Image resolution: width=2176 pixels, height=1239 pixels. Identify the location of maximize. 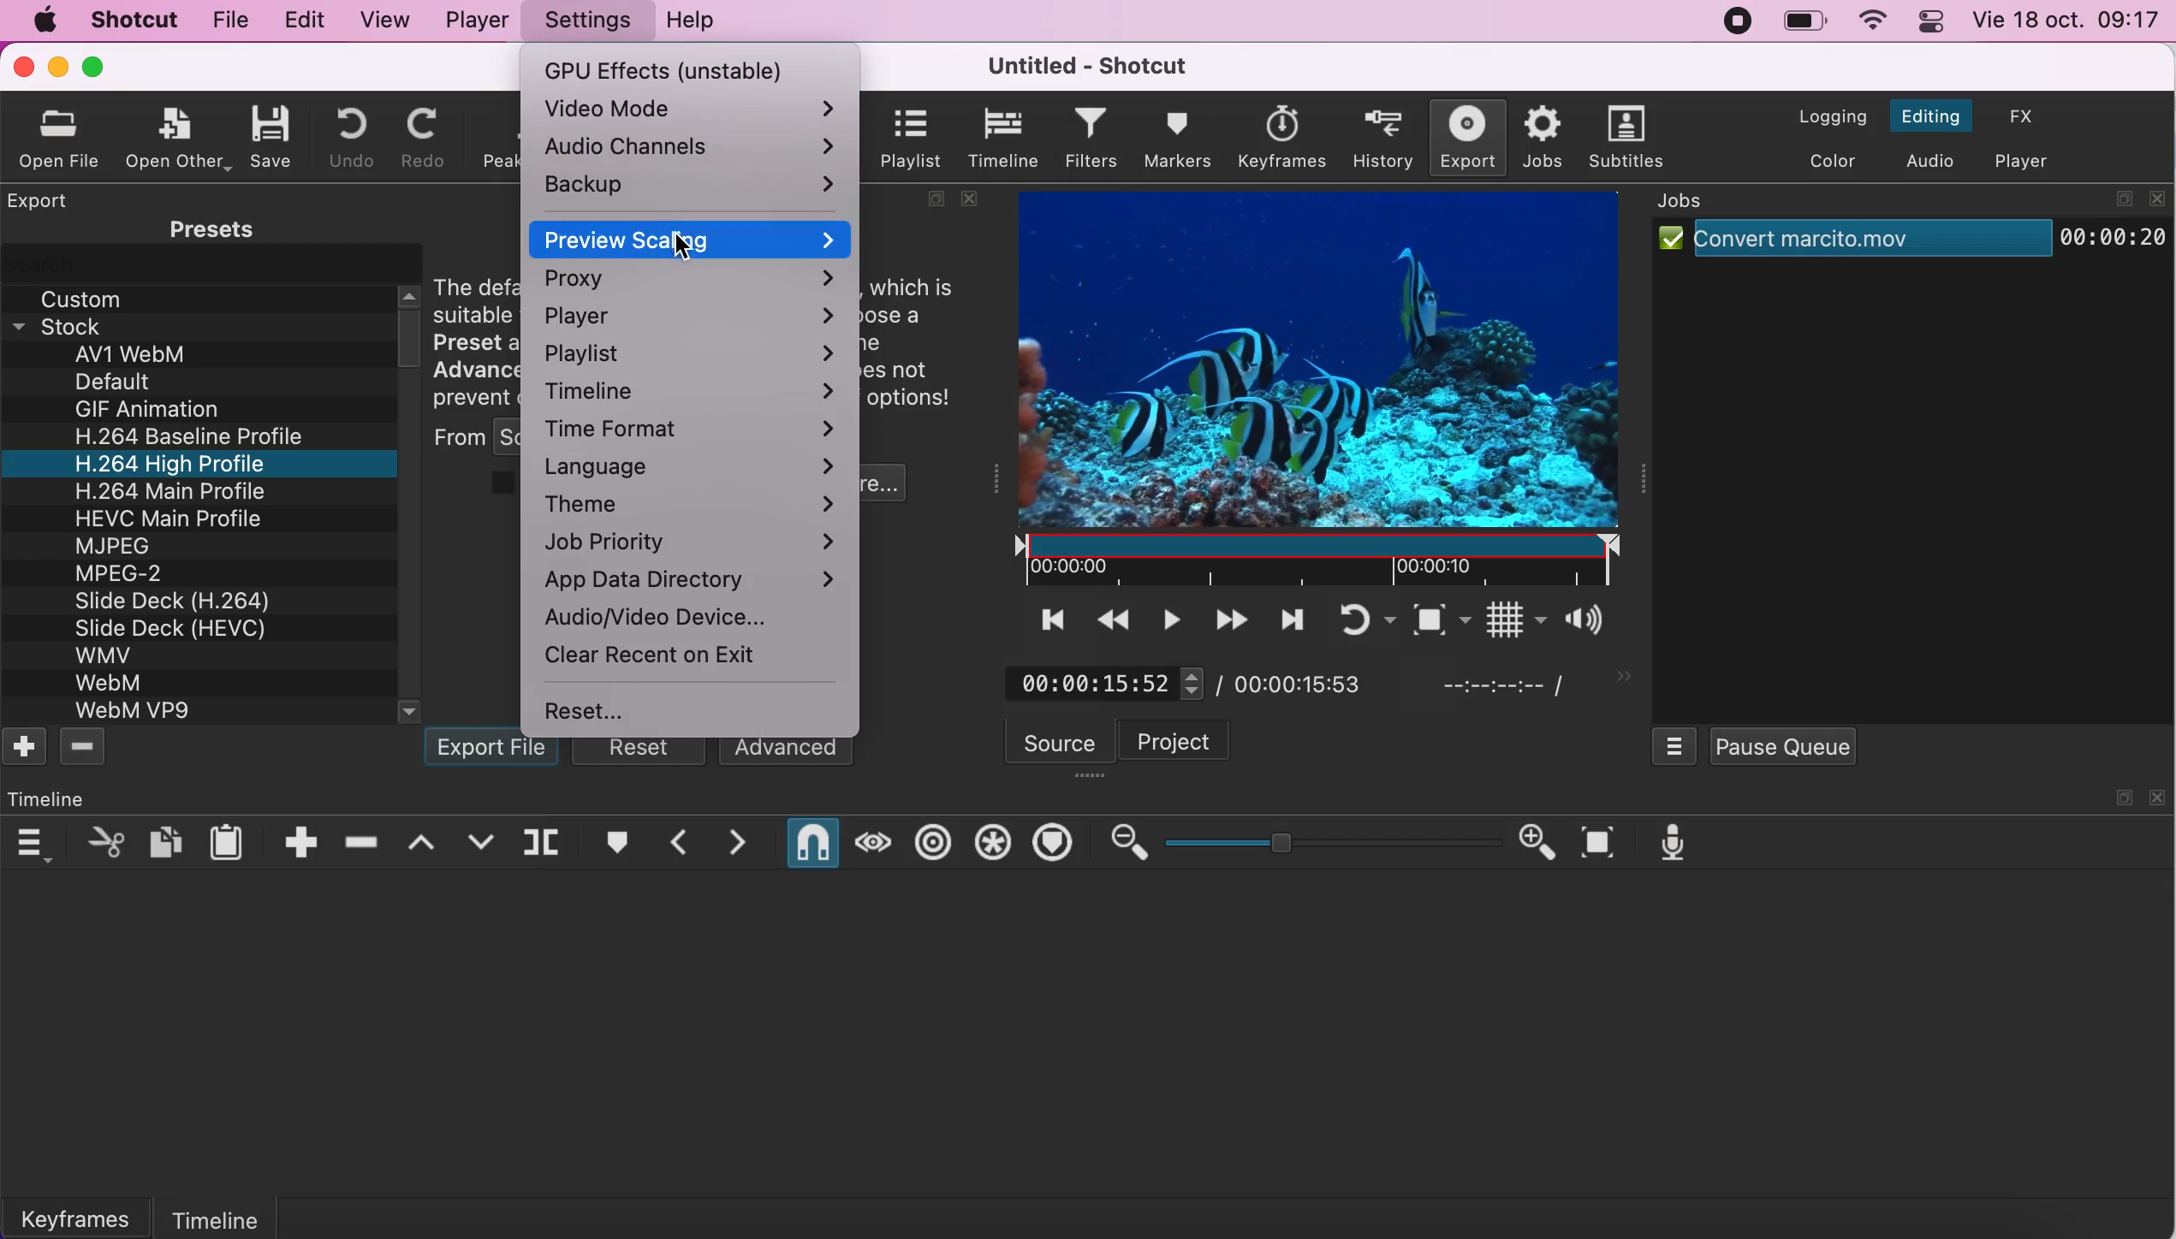
(2121, 198).